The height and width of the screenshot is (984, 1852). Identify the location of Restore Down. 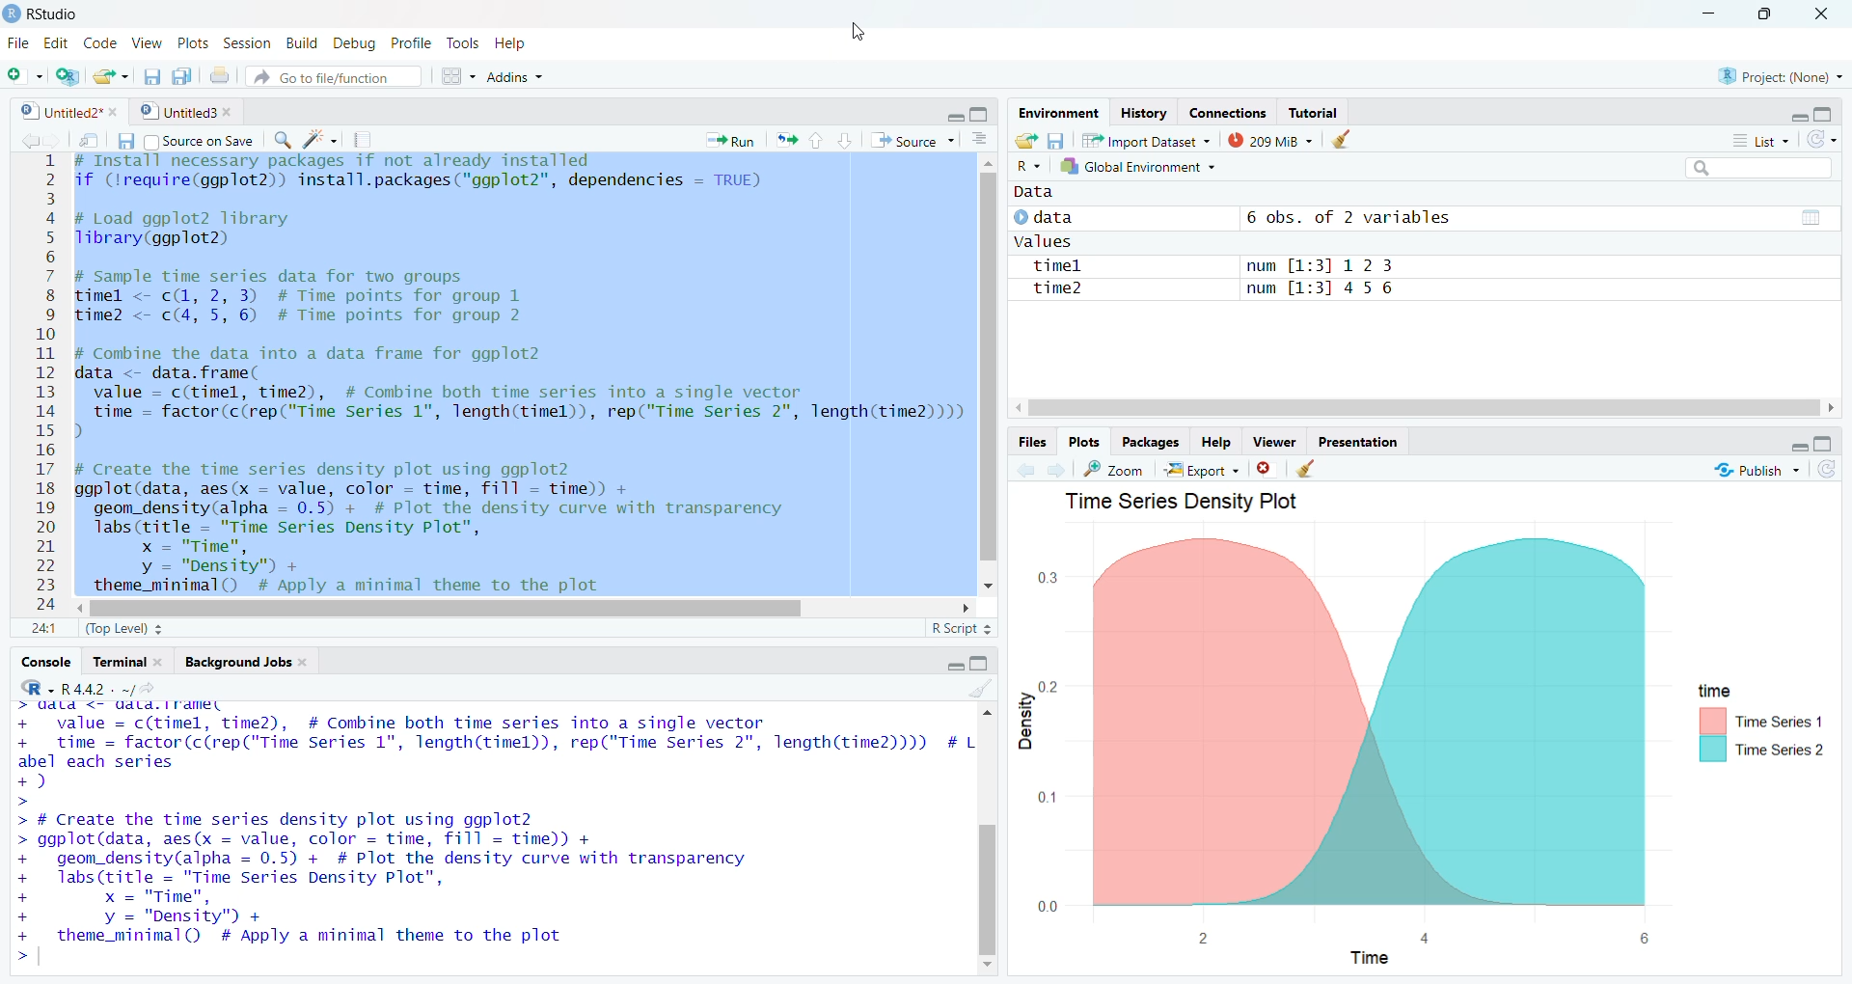
(1763, 14).